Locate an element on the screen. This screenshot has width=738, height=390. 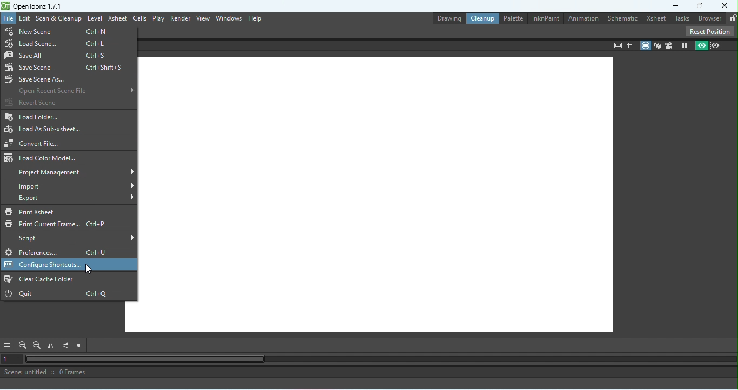
Xsheet is located at coordinates (655, 17).